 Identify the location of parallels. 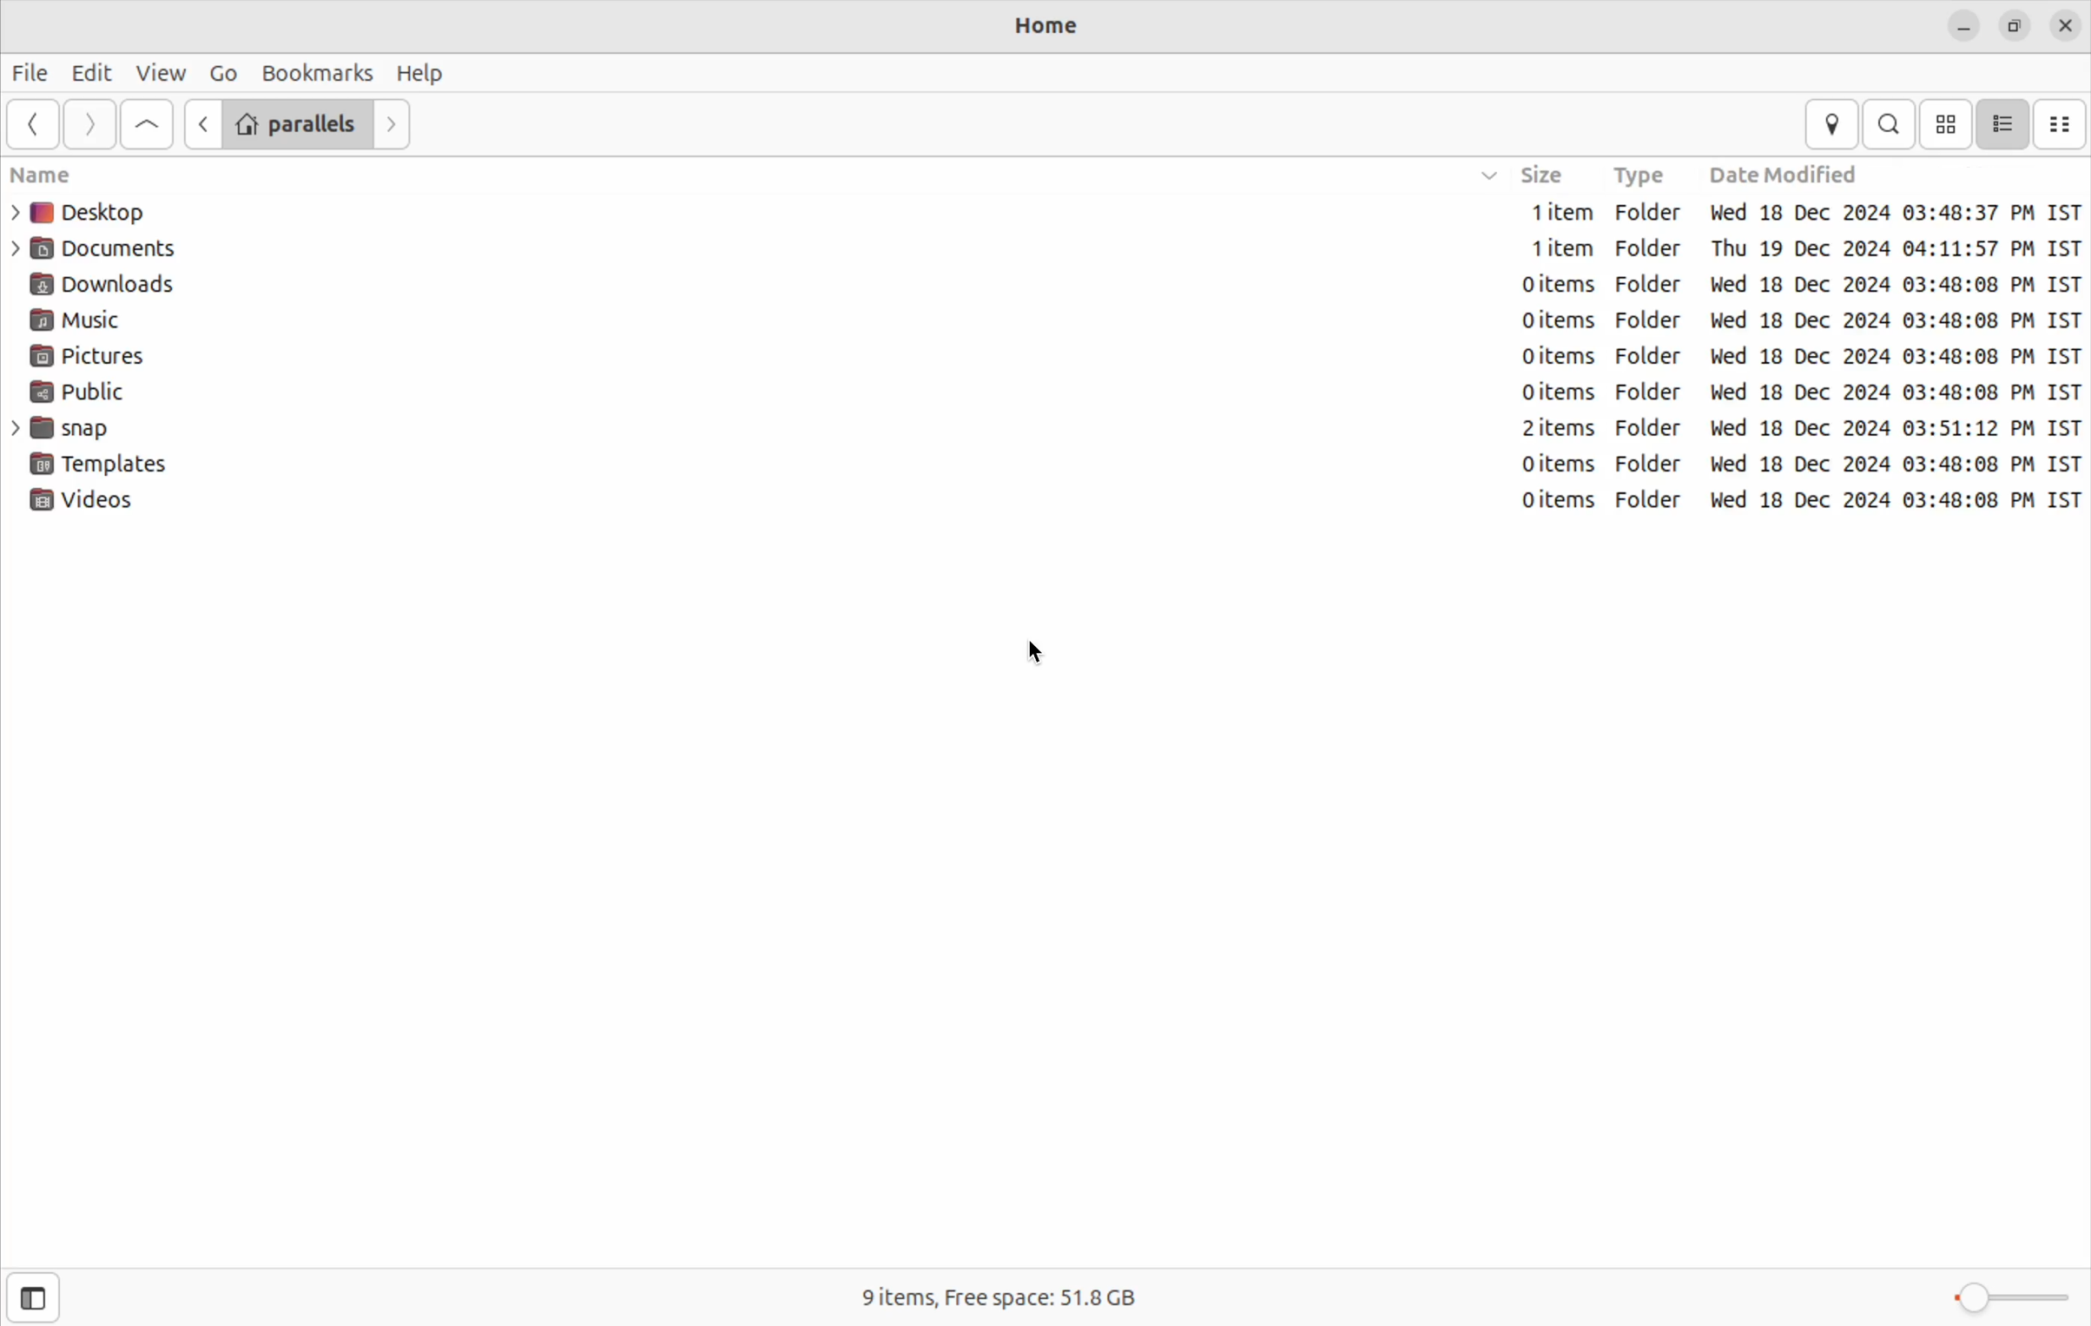
(294, 123).